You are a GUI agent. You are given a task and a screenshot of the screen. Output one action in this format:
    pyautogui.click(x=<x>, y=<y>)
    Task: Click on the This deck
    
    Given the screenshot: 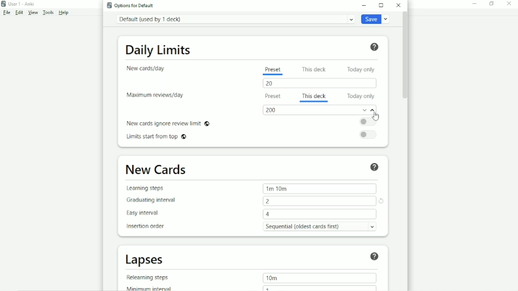 What is the action you would take?
    pyautogui.click(x=314, y=95)
    